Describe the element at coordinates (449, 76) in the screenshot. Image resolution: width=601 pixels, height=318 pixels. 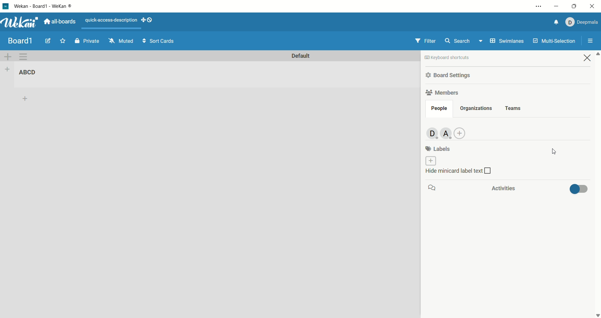
I see `board settings` at that location.